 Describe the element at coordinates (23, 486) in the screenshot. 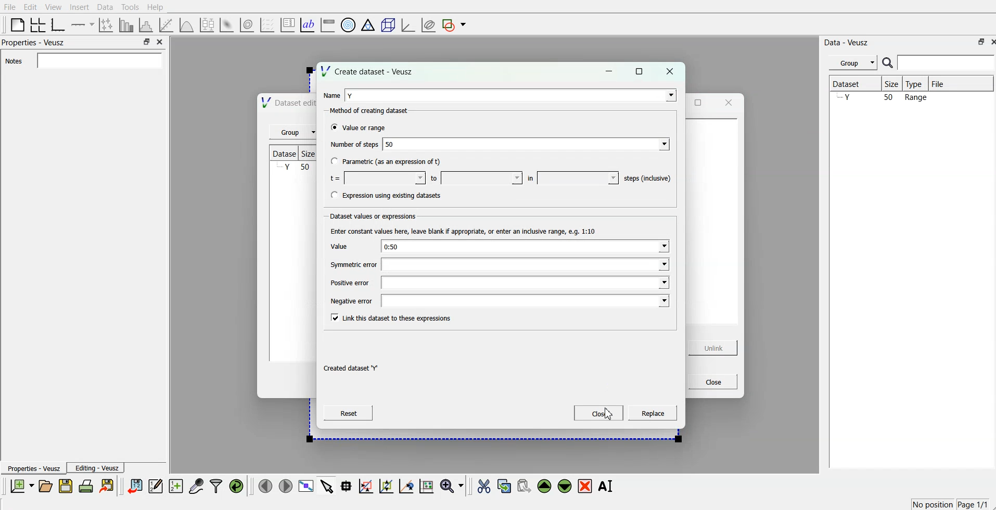

I see `new document` at that location.